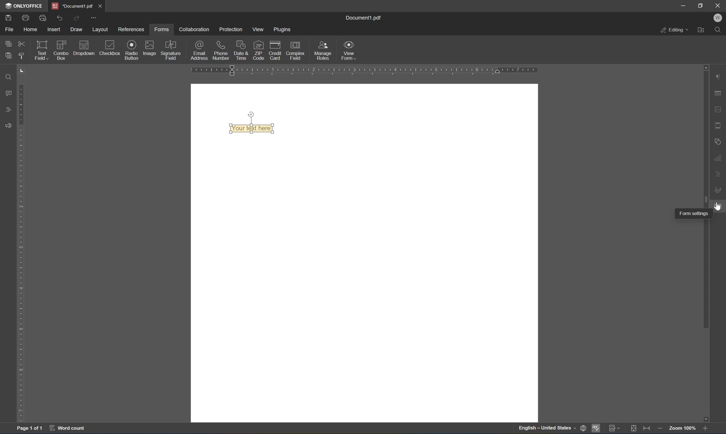 Image resolution: width=726 pixels, height=434 pixels. Describe the element at coordinates (77, 29) in the screenshot. I see `draw` at that location.